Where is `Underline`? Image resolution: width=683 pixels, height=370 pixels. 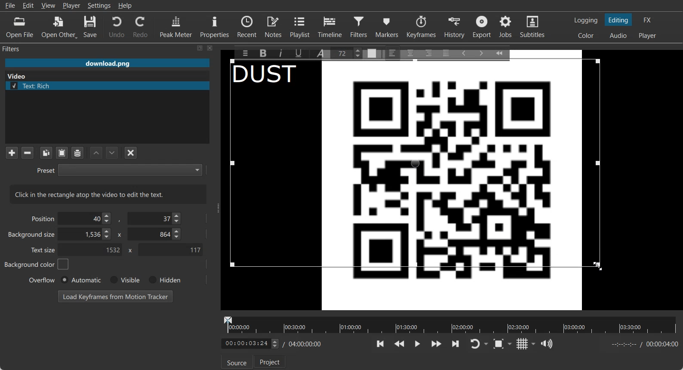
Underline is located at coordinates (302, 53).